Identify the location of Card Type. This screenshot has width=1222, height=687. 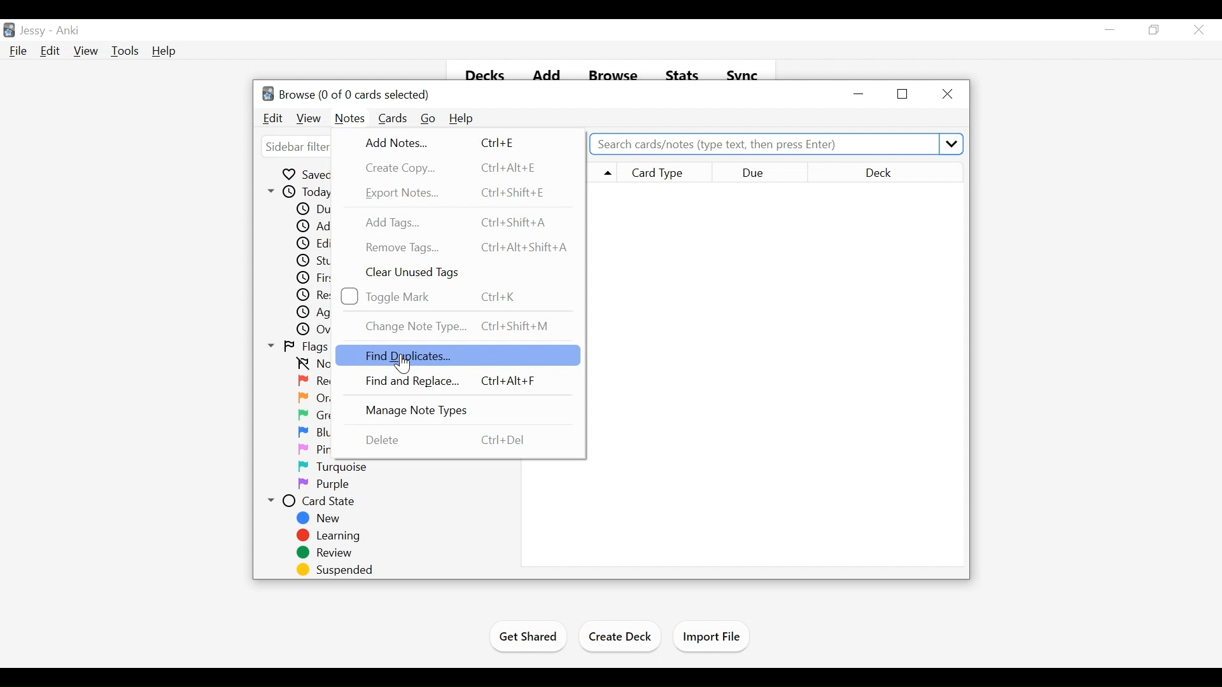
(665, 171).